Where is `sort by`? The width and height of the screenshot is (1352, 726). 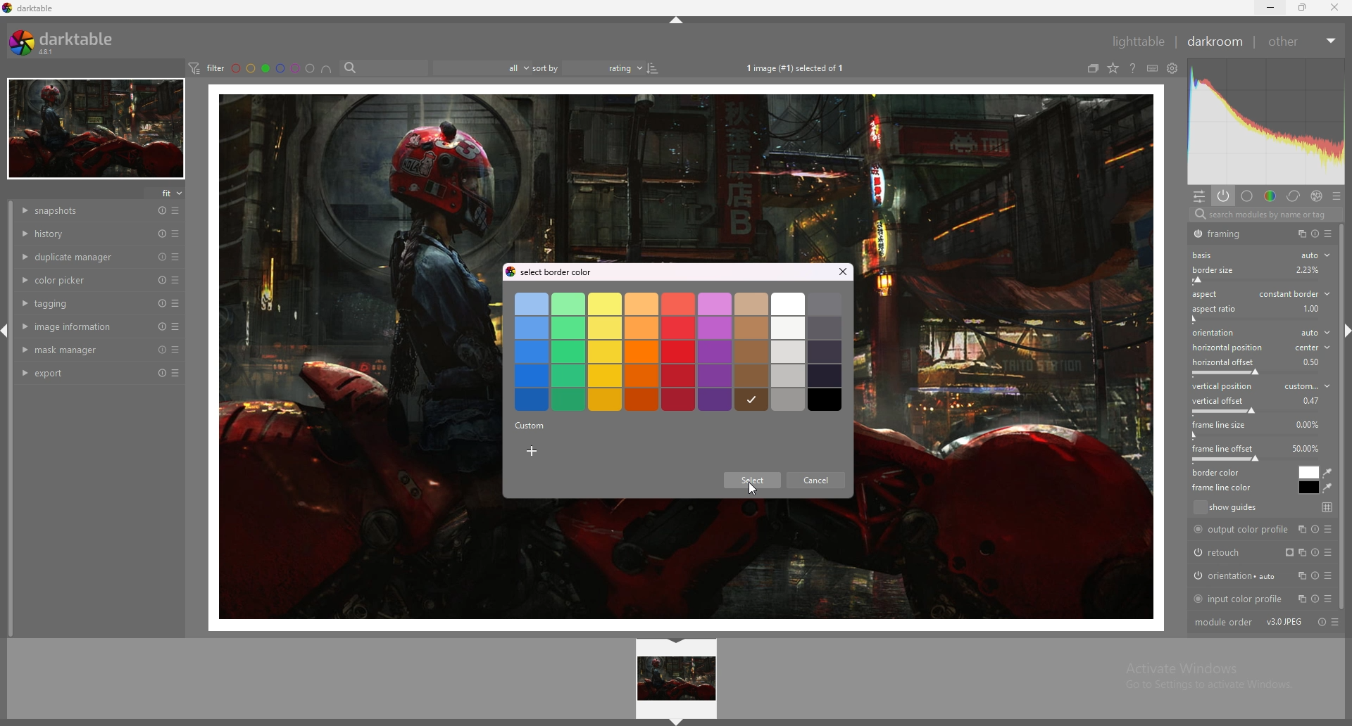
sort by is located at coordinates (544, 68).